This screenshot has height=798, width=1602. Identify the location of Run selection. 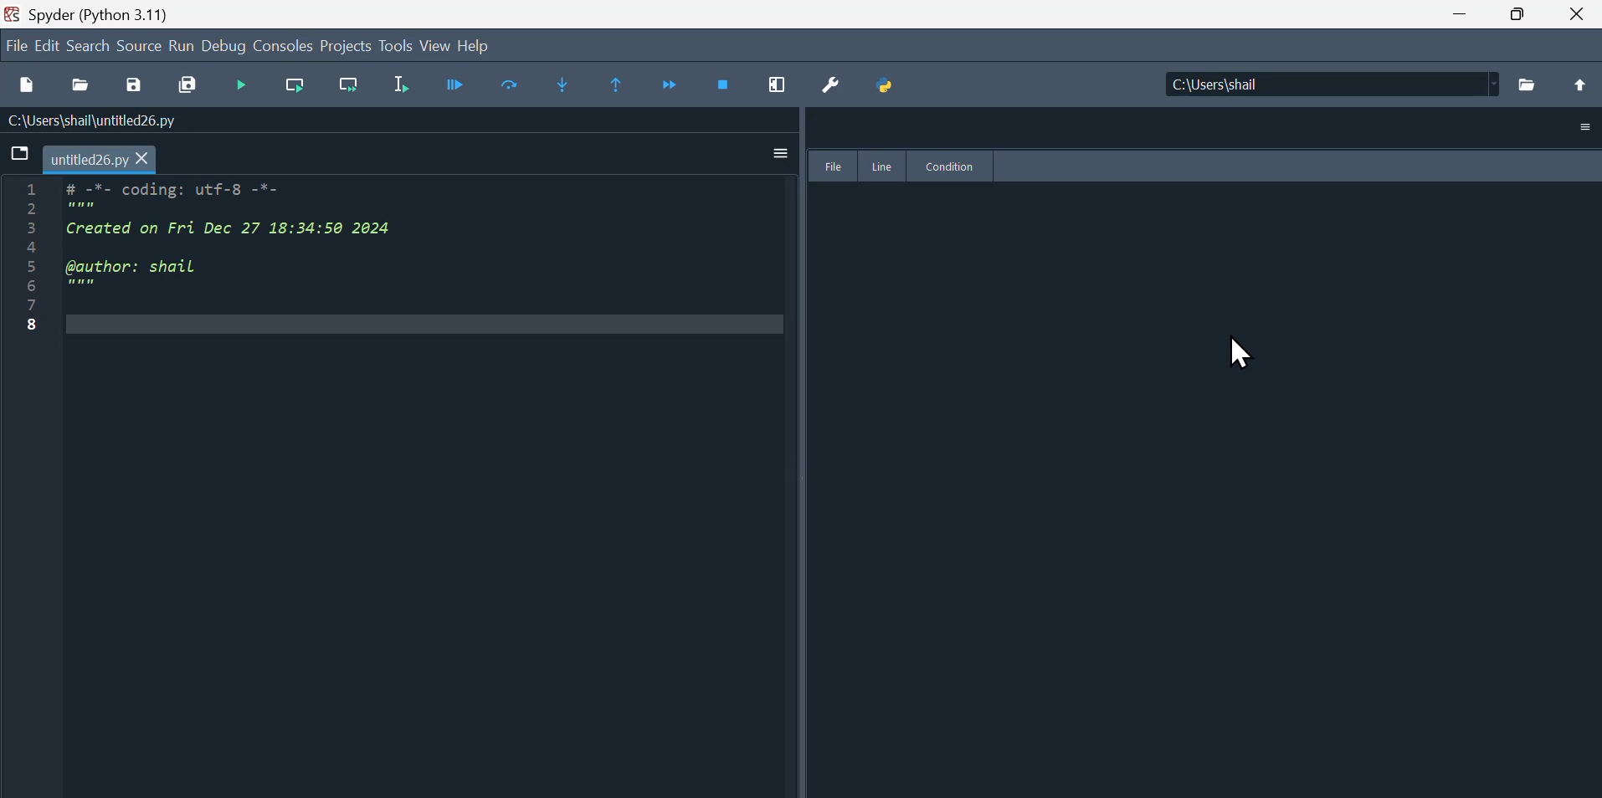
(402, 85).